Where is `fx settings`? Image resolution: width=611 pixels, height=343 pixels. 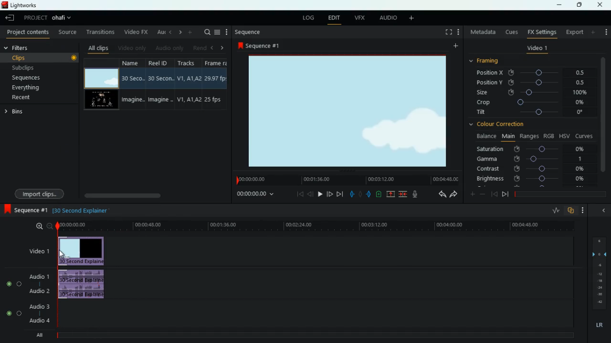 fx settings is located at coordinates (542, 33).